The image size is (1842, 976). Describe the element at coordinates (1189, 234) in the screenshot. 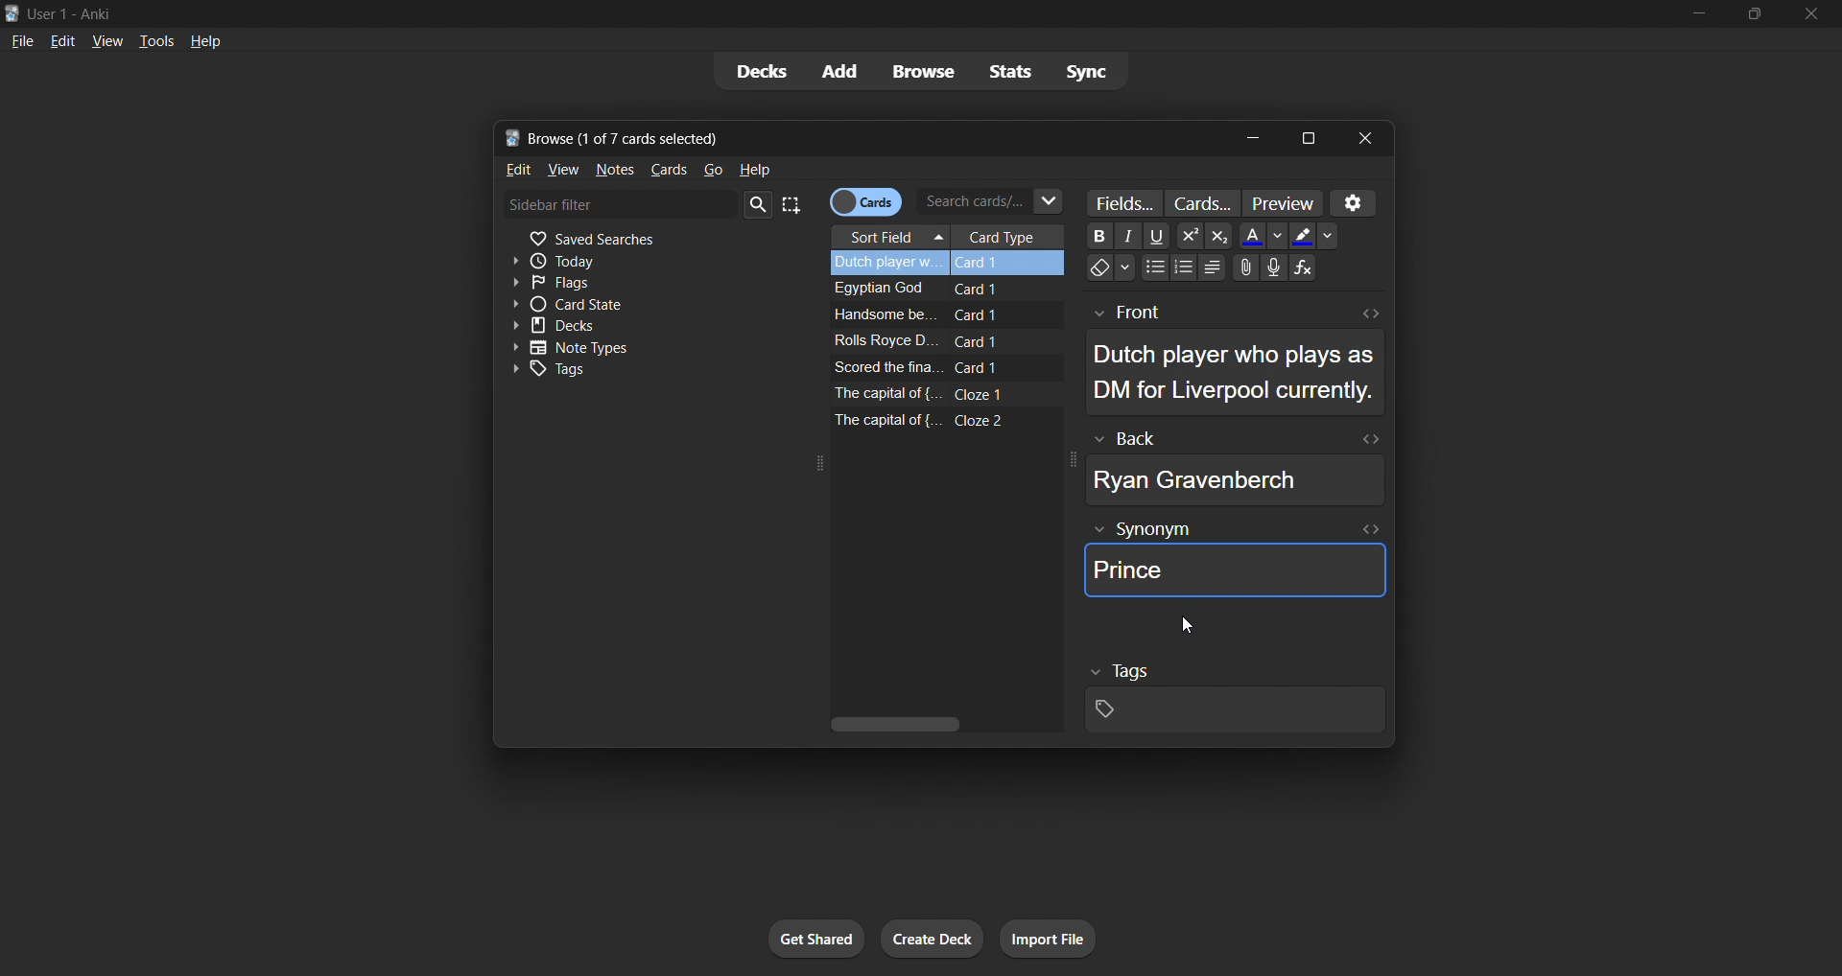

I see `Power` at that location.